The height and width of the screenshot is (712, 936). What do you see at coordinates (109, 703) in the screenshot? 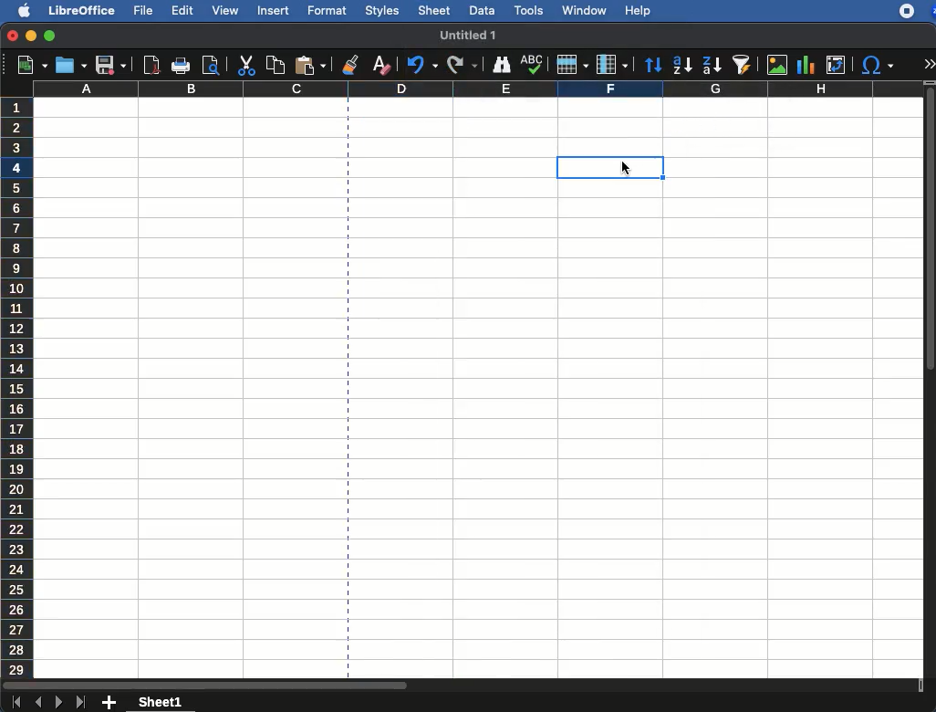
I see `add` at bounding box center [109, 703].